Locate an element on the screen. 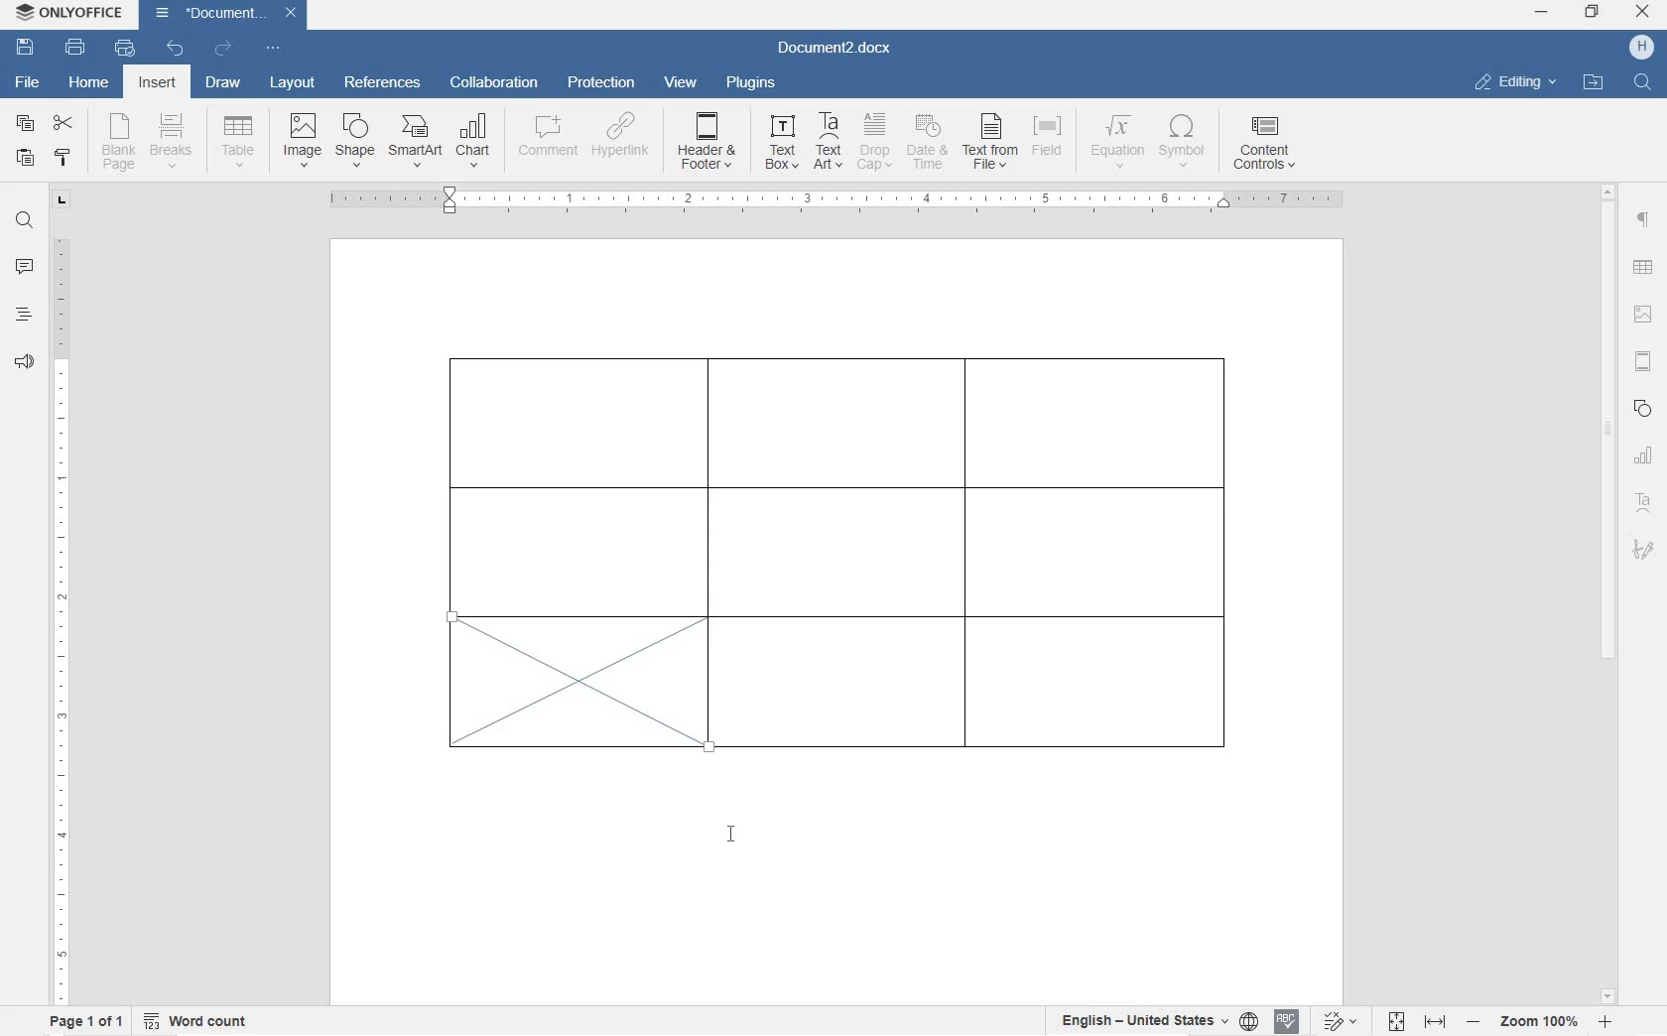 The image size is (1667, 1036). save is located at coordinates (26, 48).